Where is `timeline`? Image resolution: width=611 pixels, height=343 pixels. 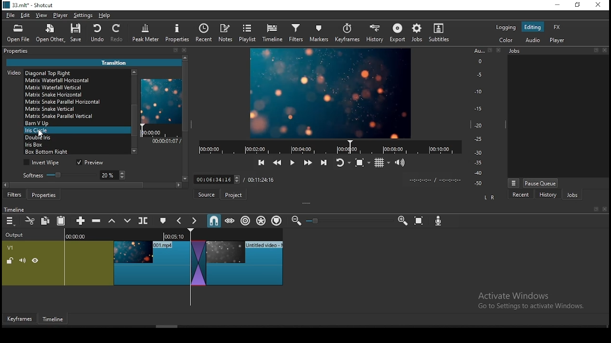 timeline is located at coordinates (273, 33).